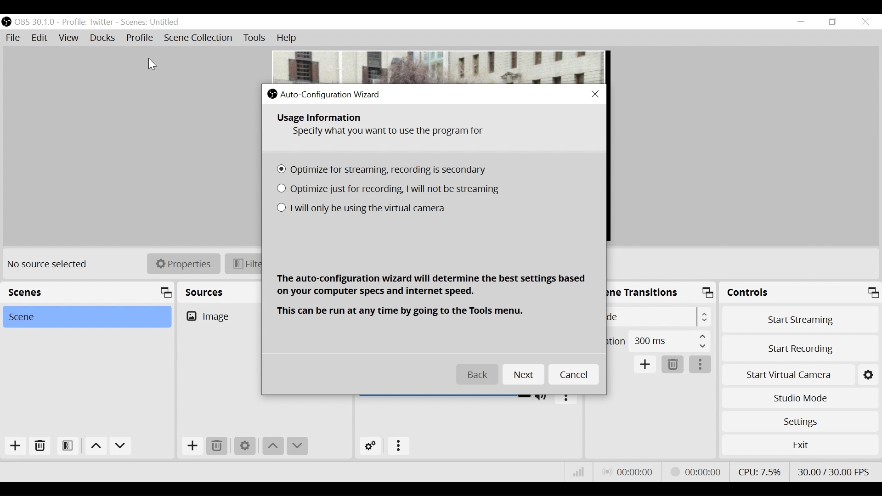 The width and height of the screenshot is (882, 496). Describe the element at coordinates (66, 447) in the screenshot. I see `Open Scene Filter ` at that location.